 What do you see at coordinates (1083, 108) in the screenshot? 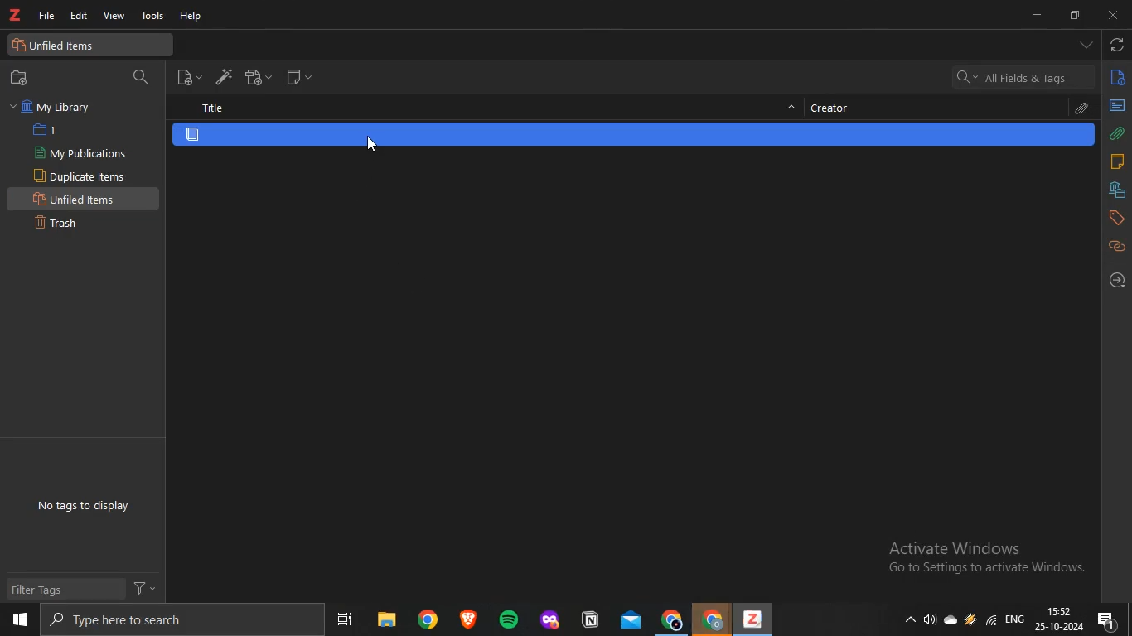
I see `attachment` at bounding box center [1083, 108].